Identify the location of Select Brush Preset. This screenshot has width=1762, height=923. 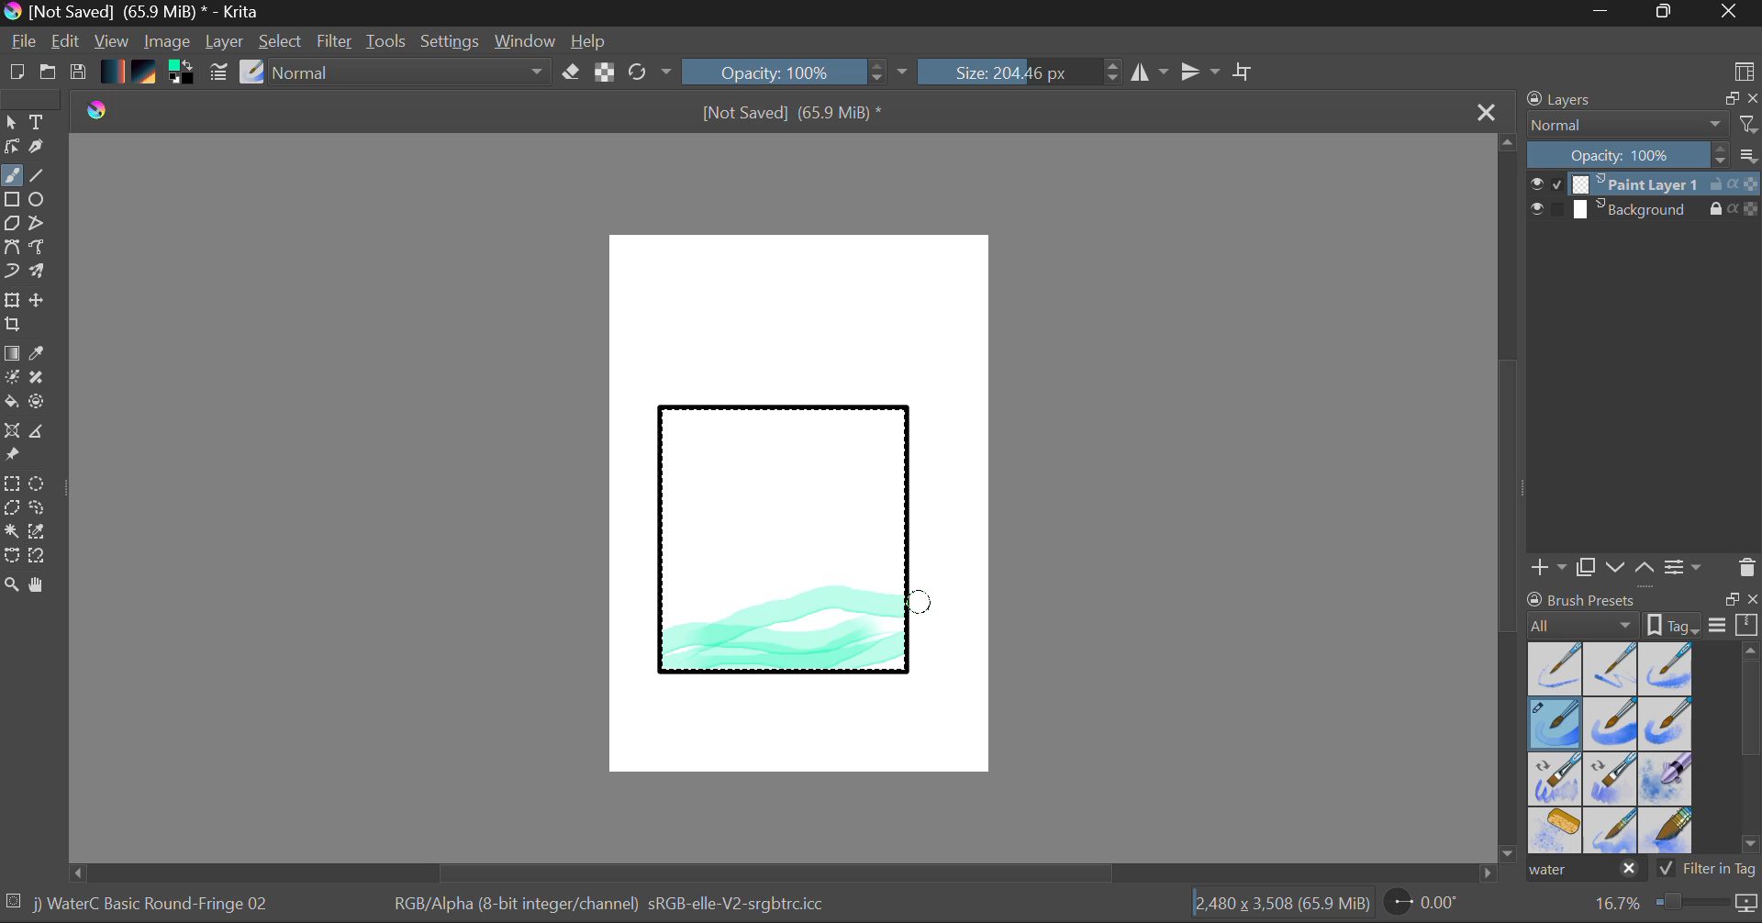
(252, 72).